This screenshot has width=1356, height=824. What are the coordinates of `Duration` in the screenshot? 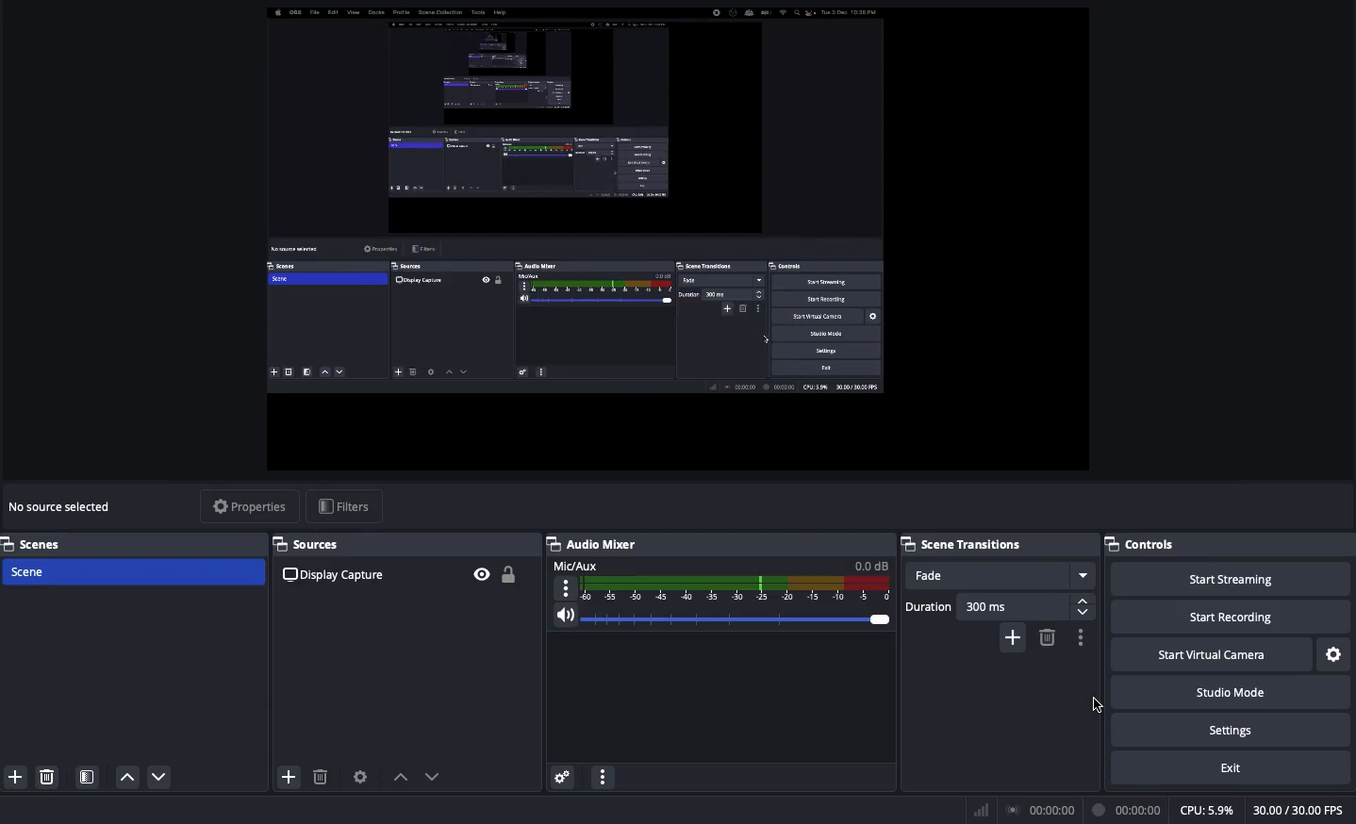 It's located at (1005, 607).